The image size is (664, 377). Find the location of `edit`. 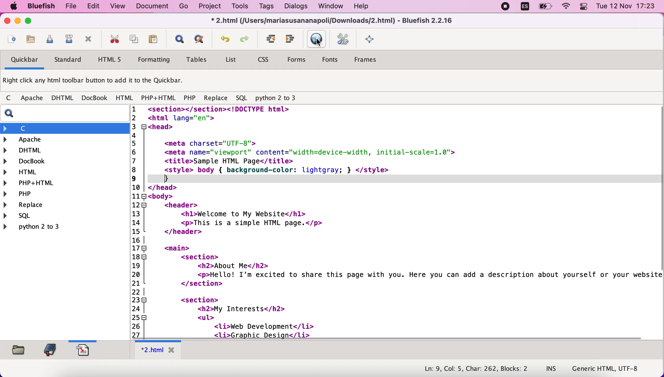

edit is located at coordinates (95, 7).